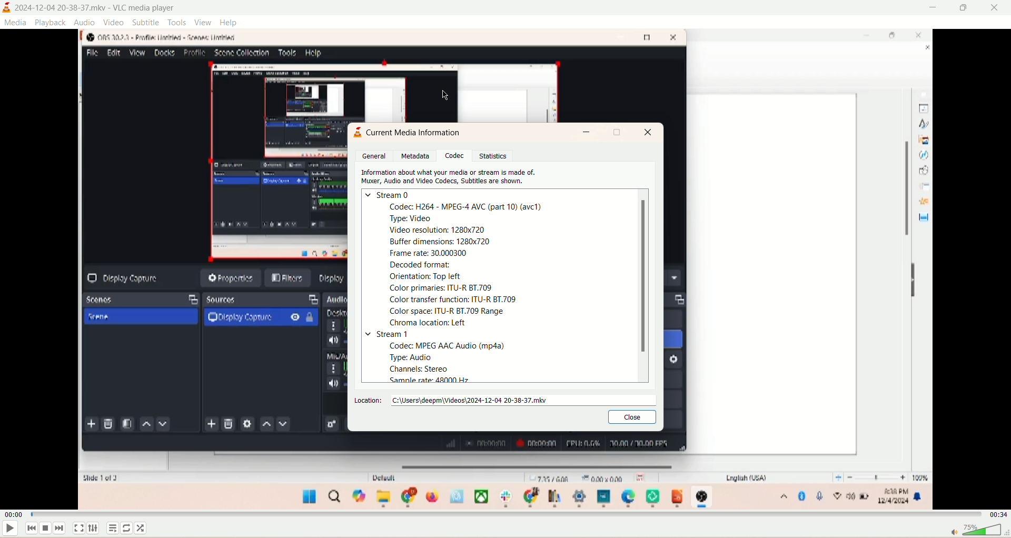 The height and width of the screenshot is (538, 1011). Describe the element at coordinates (453, 364) in the screenshot. I see `text` at that location.